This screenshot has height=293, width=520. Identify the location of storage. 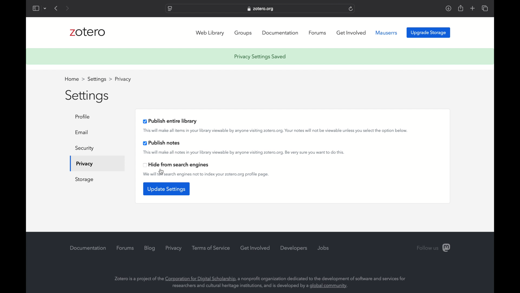
(84, 180).